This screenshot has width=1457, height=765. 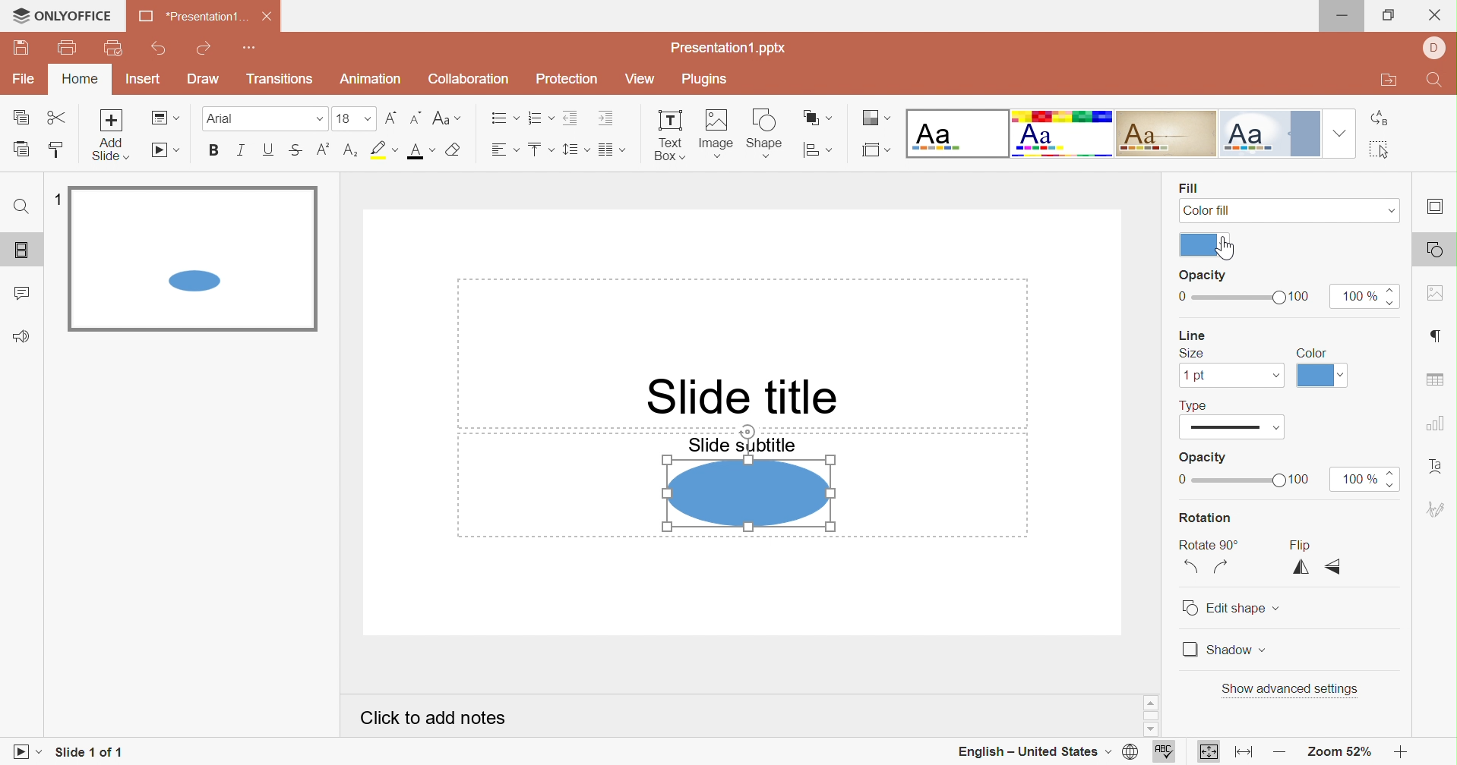 What do you see at coordinates (420, 151) in the screenshot?
I see `Font color` at bounding box center [420, 151].